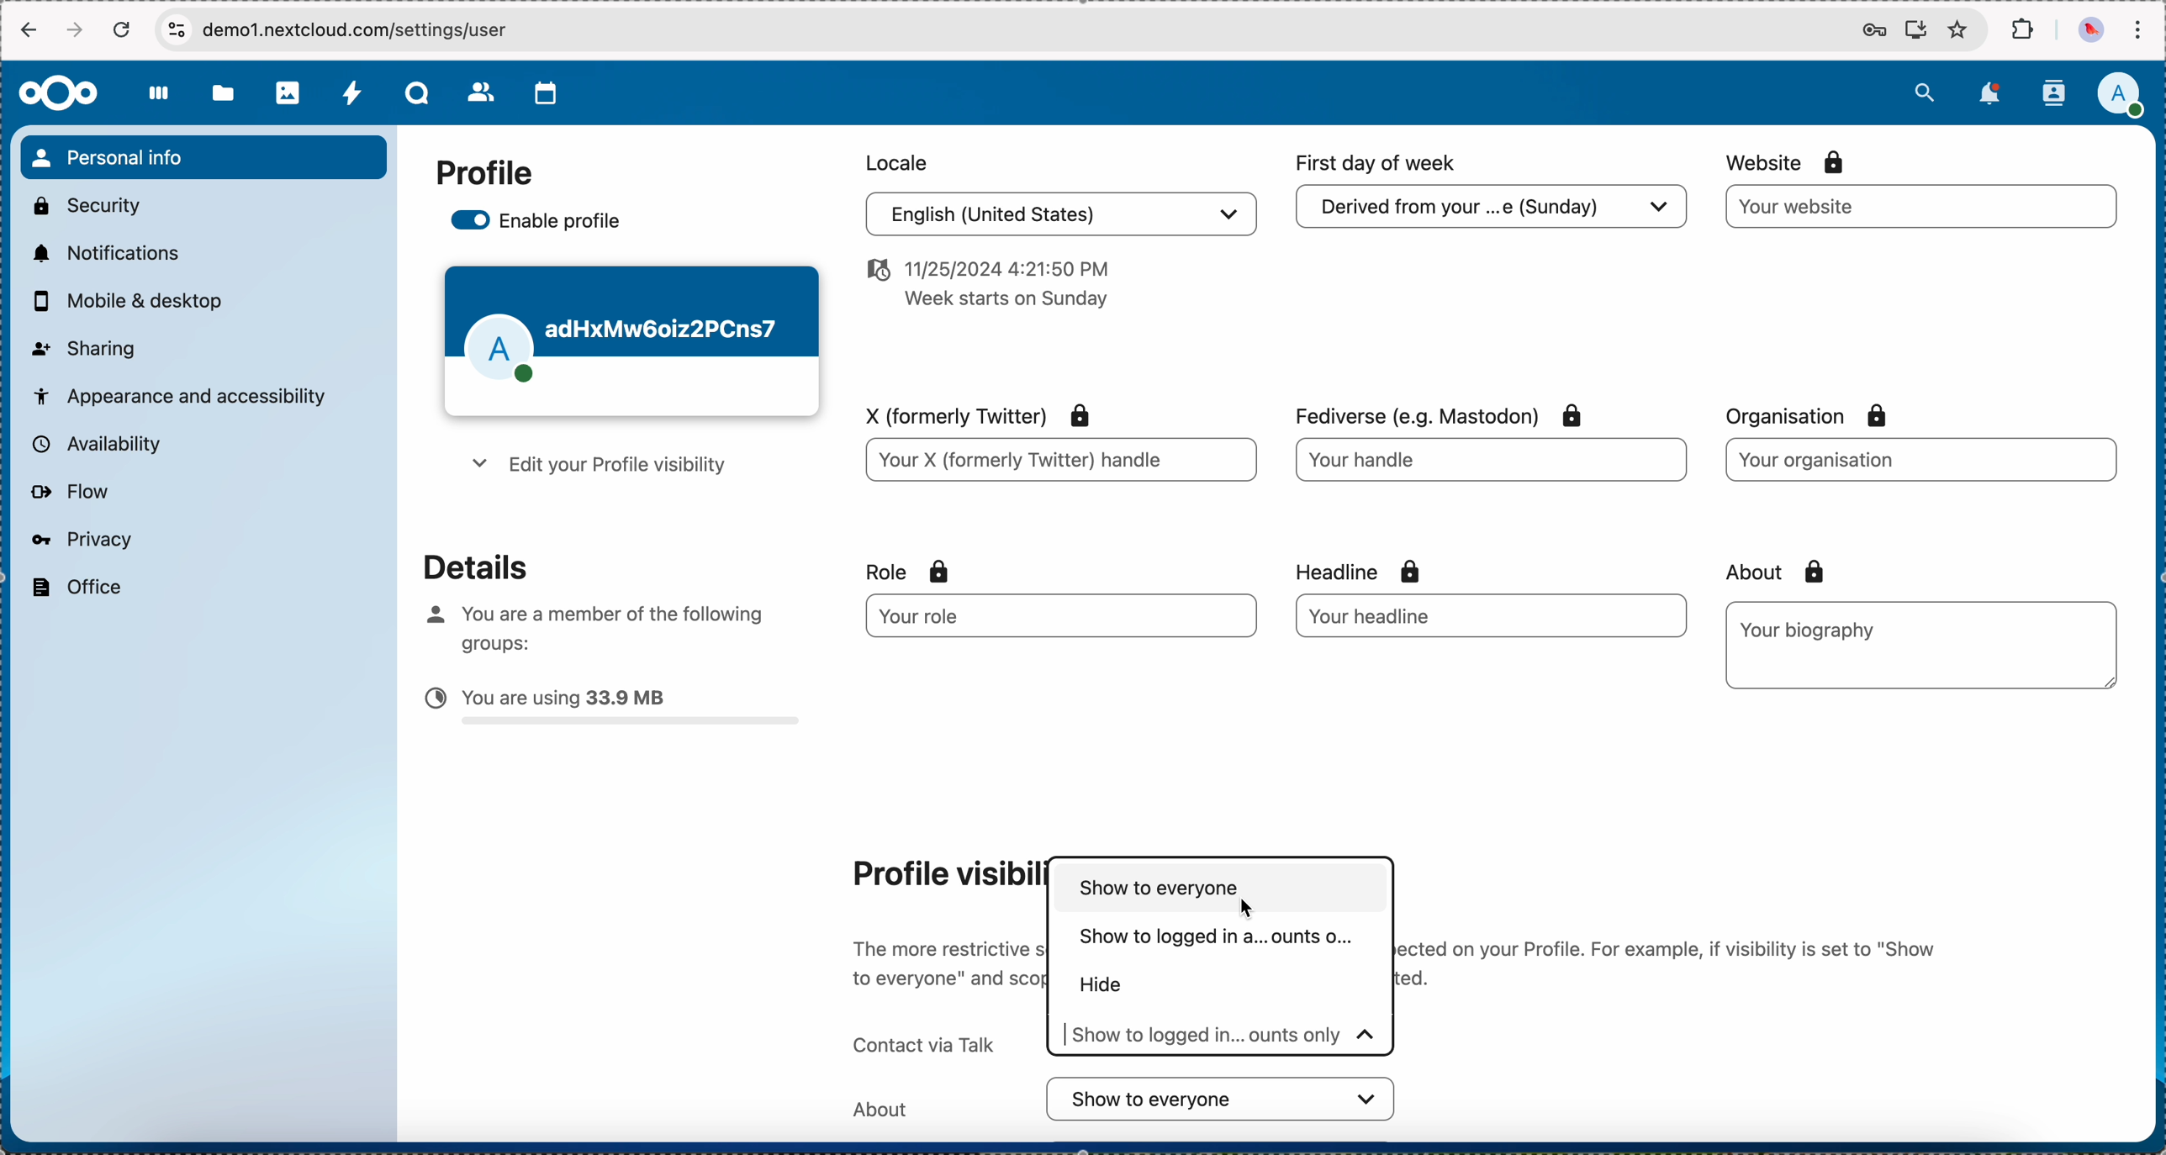  I want to click on profile, so click(483, 174).